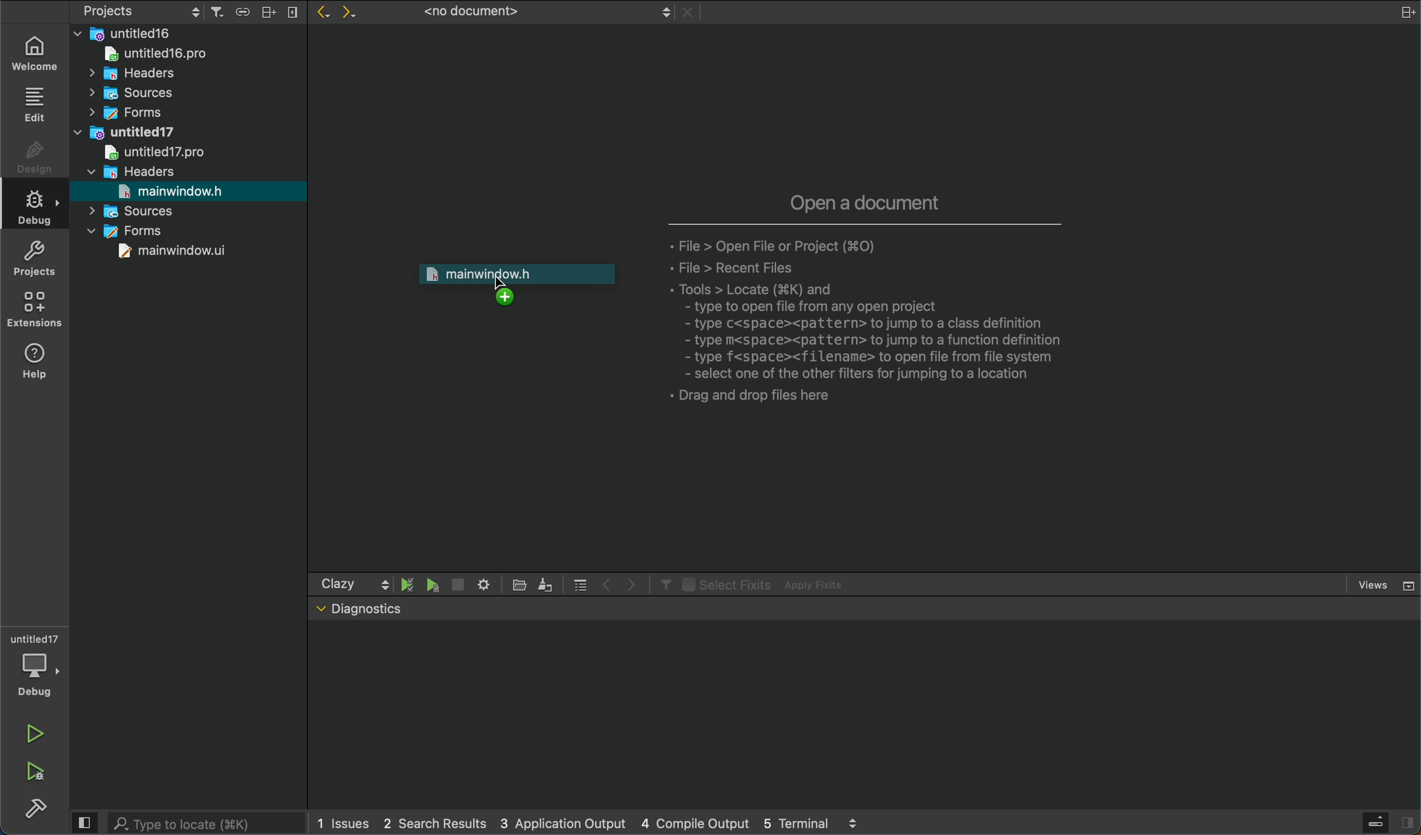 The image size is (1421, 835). What do you see at coordinates (542, 12) in the screenshot?
I see `<no document>` at bounding box center [542, 12].